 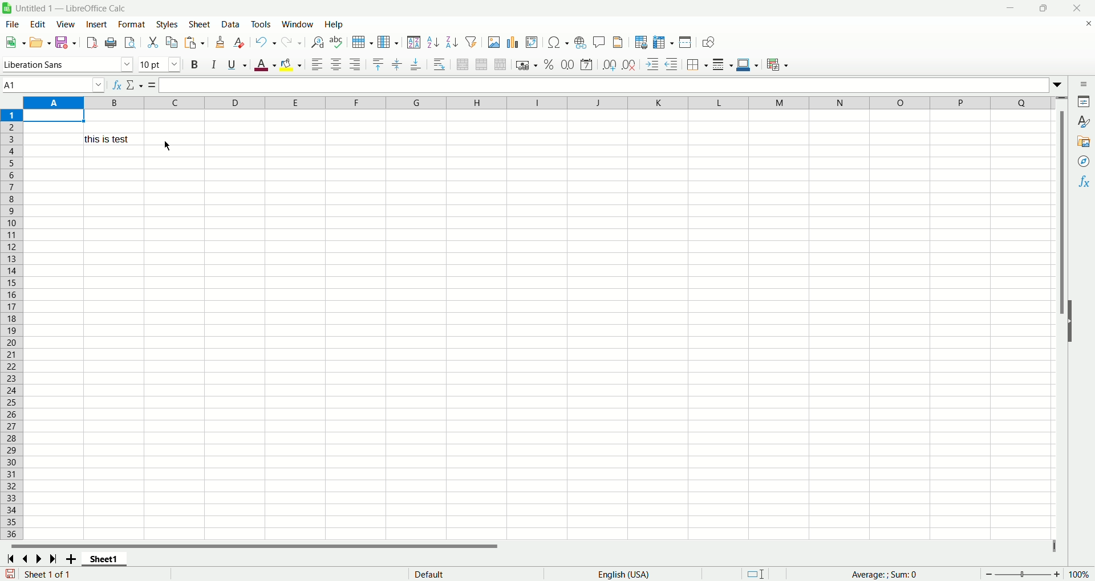 I want to click on clear formatting, so click(x=240, y=42).